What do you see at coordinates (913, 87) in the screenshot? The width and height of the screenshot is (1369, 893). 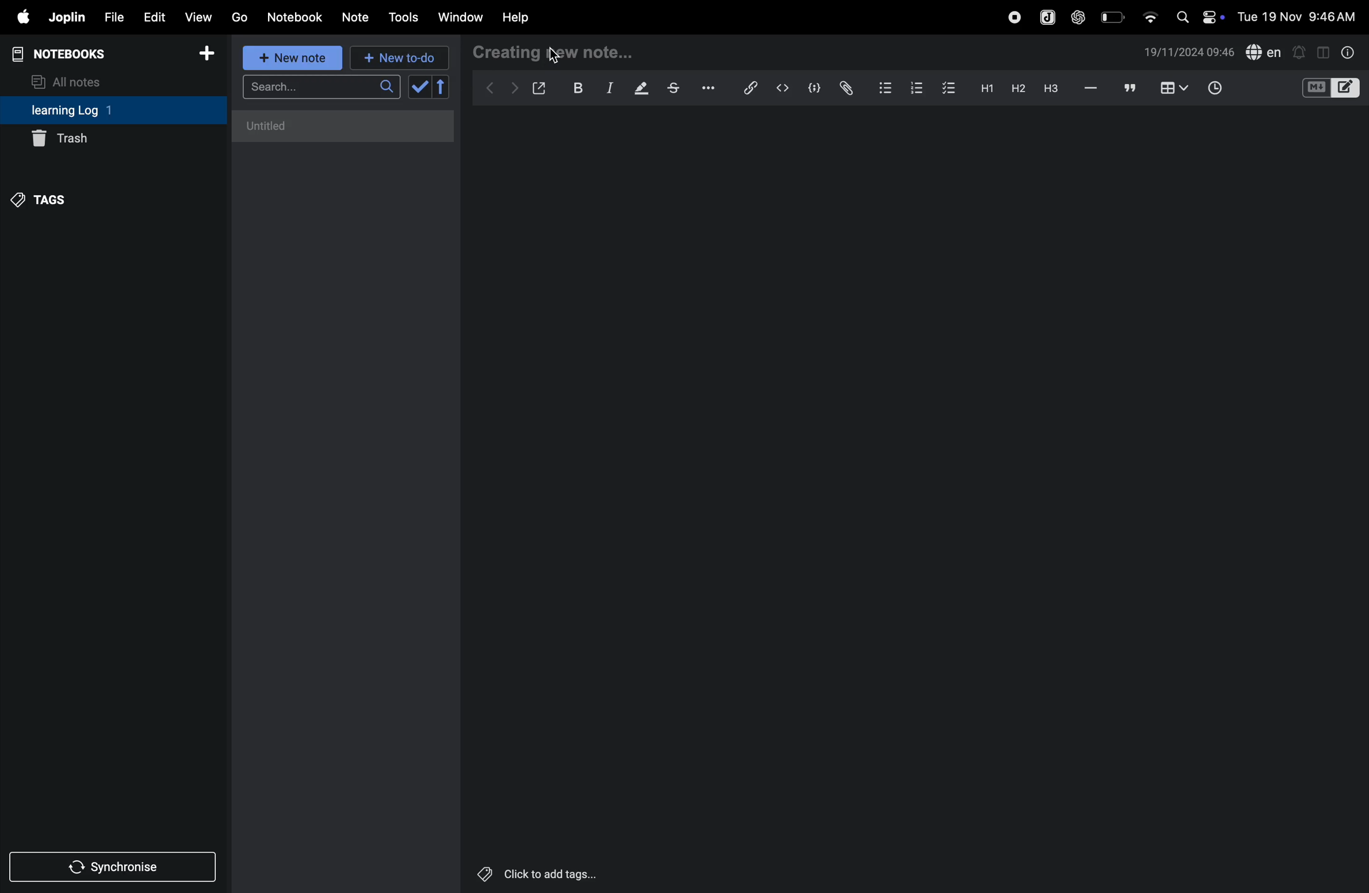 I see `numbered list` at bounding box center [913, 87].